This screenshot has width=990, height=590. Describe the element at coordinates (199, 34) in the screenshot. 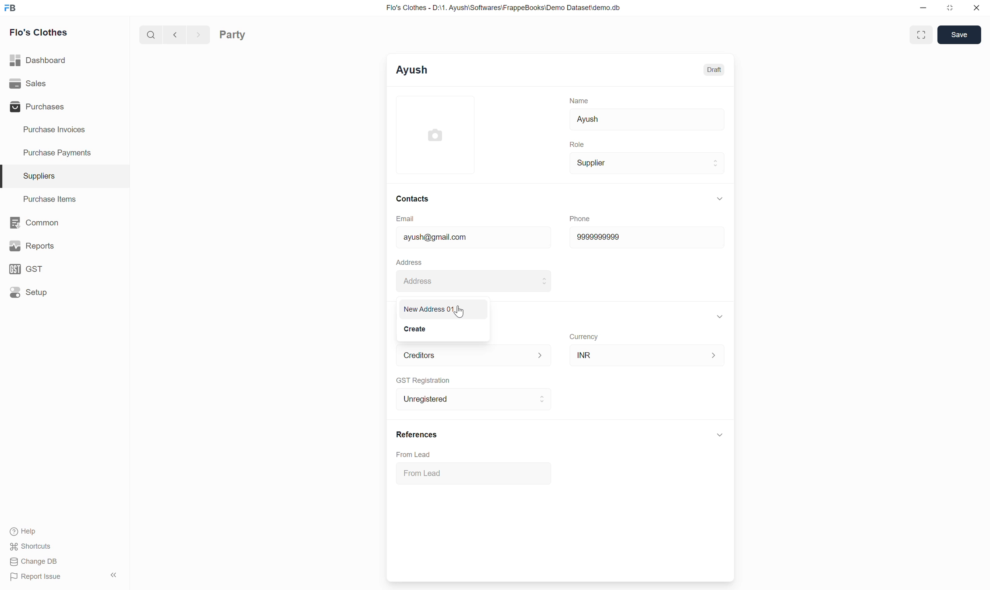

I see `Next` at that location.